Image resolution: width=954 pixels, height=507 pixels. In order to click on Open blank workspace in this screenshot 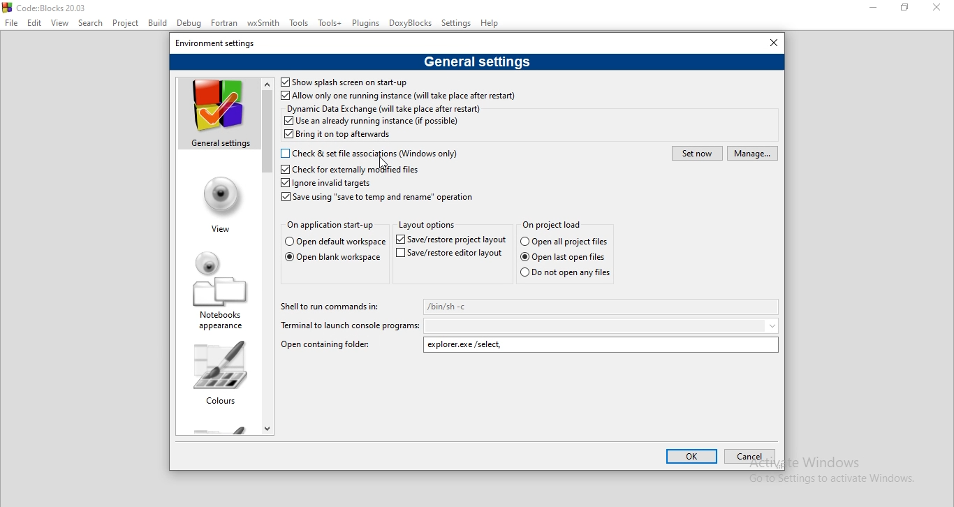, I will do `click(332, 259)`.